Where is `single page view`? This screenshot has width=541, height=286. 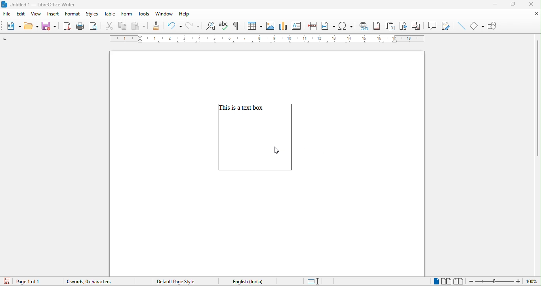
single page view is located at coordinates (434, 281).